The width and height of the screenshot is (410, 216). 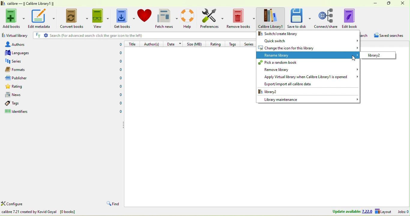 What do you see at coordinates (307, 63) in the screenshot?
I see `pick a random book` at bounding box center [307, 63].